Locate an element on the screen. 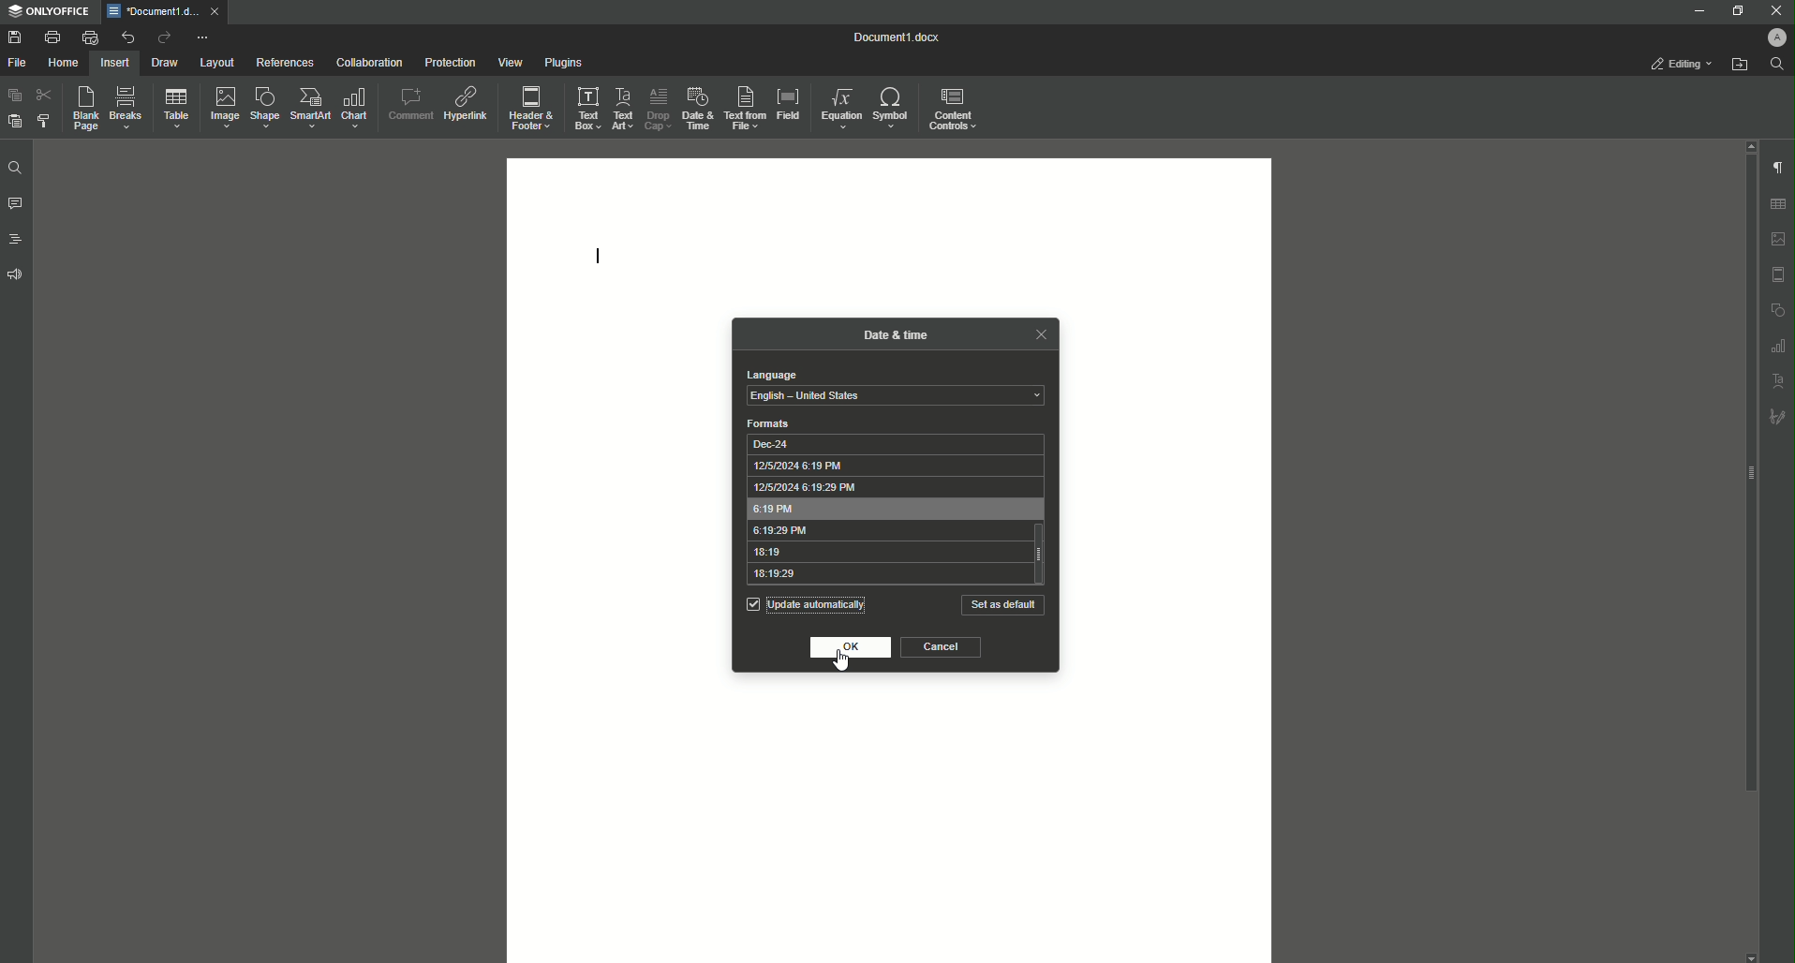 This screenshot has height=963, width=1795. image settings is located at coordinates (1779, 239).